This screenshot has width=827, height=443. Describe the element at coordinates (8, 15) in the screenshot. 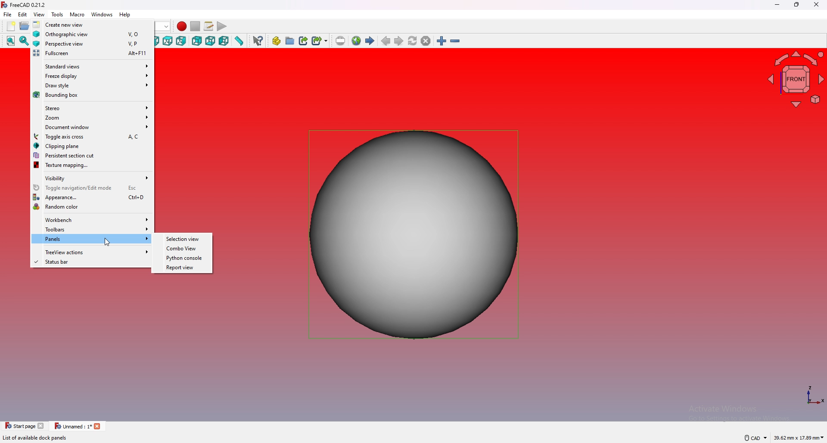

I see `file` at that location.